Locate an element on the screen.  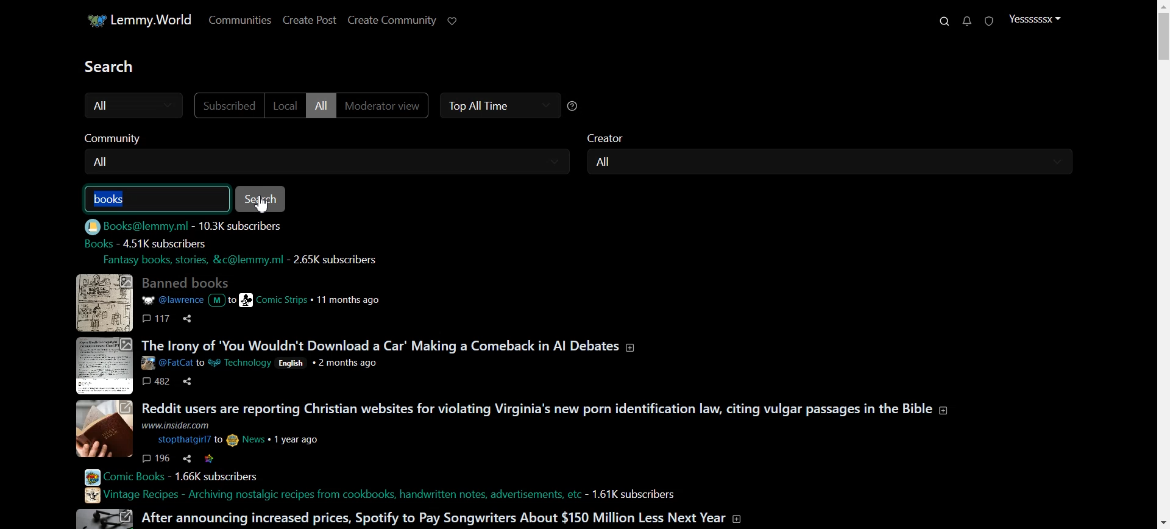
image is located at coordinates (103, 366).